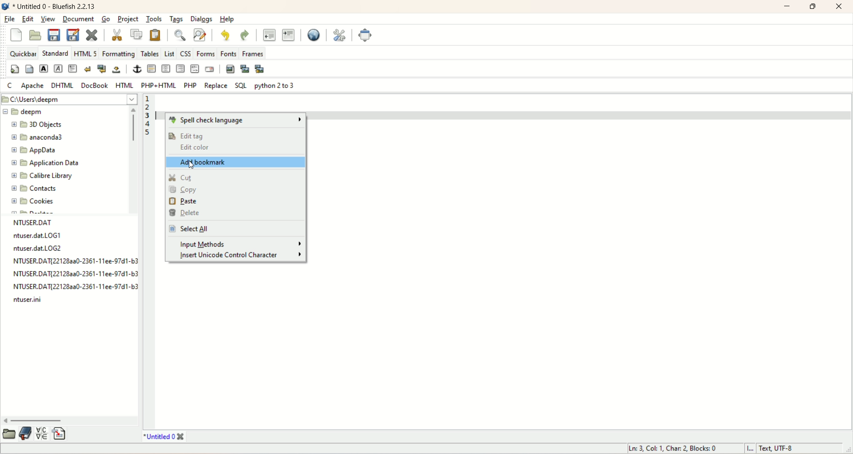 This screenshot has height=454, width=853. What do you see at coordinates (9, 86) in the screenshot?
I see `C` at bounding box center [9, 86].